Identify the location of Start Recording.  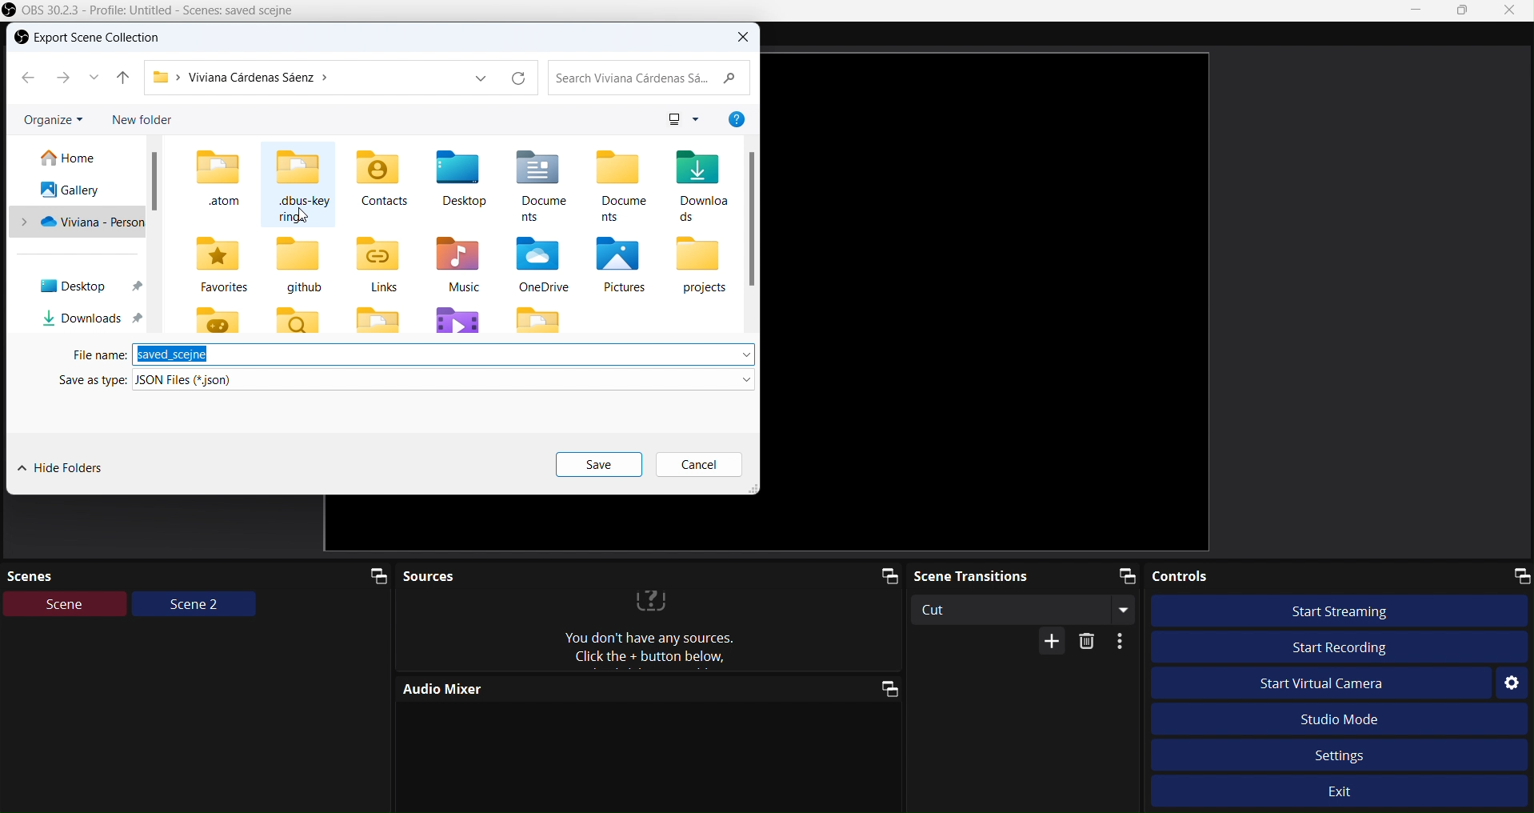
(1339, 647).